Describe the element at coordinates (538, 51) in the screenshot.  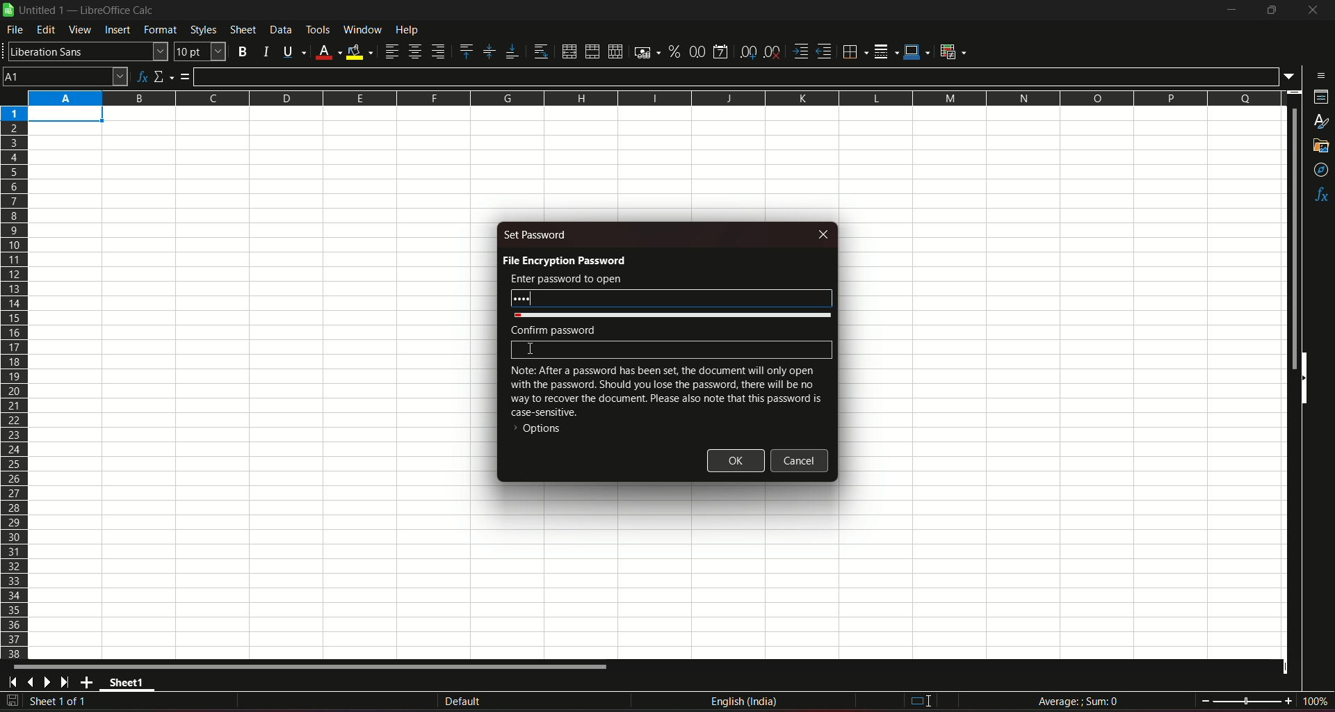
I see `wrap text` at that location.